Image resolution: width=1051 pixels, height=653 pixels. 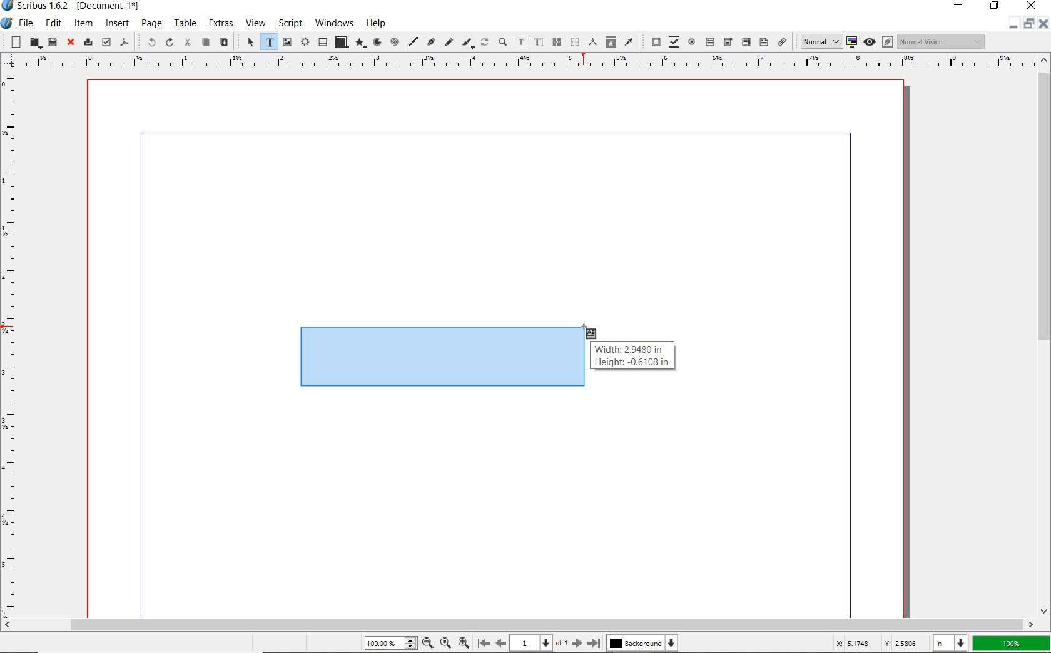 What do you see at coordinates (555, 42) in the screenshot?
I see `link text frames` at bounding box center [555, 42].